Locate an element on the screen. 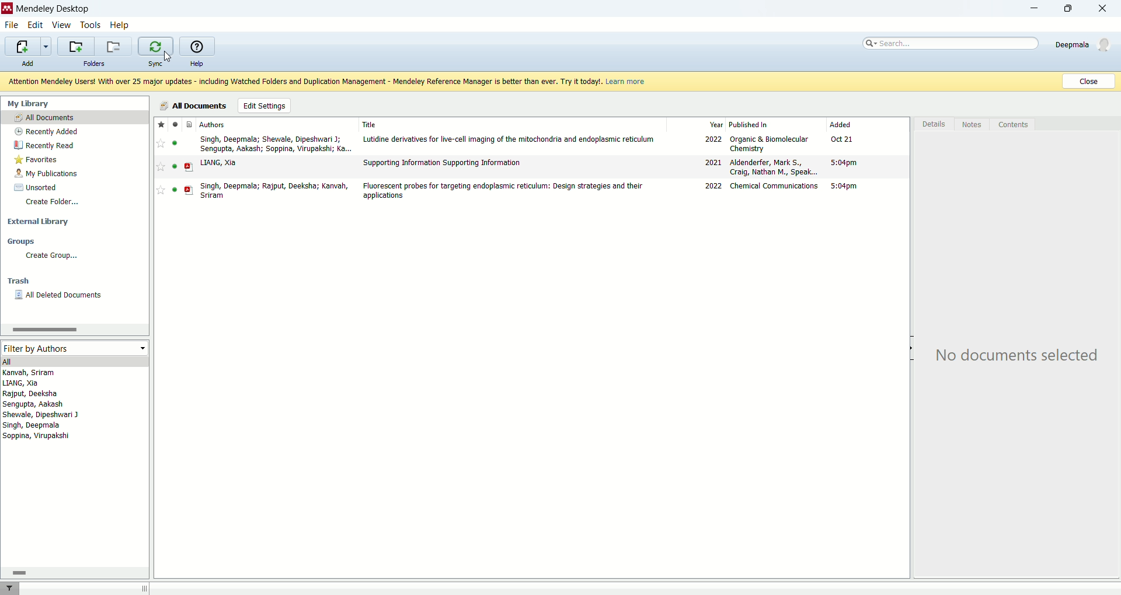 Image resolution: width=1121 pixels, height=595 pixels. filter is located at coordinates (10, 588).